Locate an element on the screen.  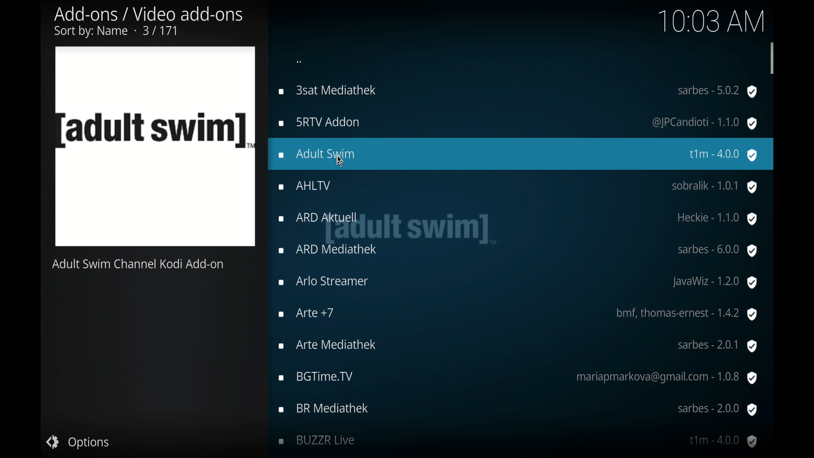
info is located at coordinates (138, 264).